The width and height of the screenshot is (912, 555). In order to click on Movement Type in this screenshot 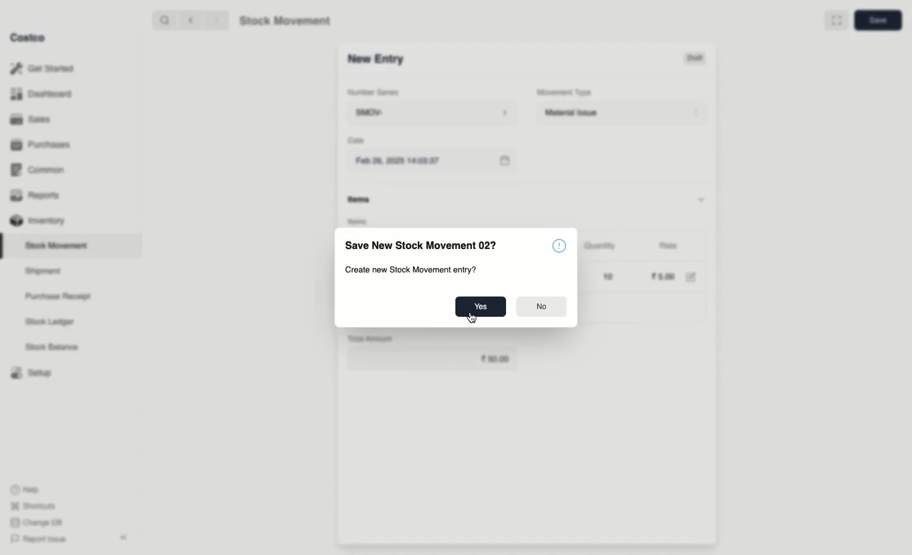, I will do `click(565, 92)`.